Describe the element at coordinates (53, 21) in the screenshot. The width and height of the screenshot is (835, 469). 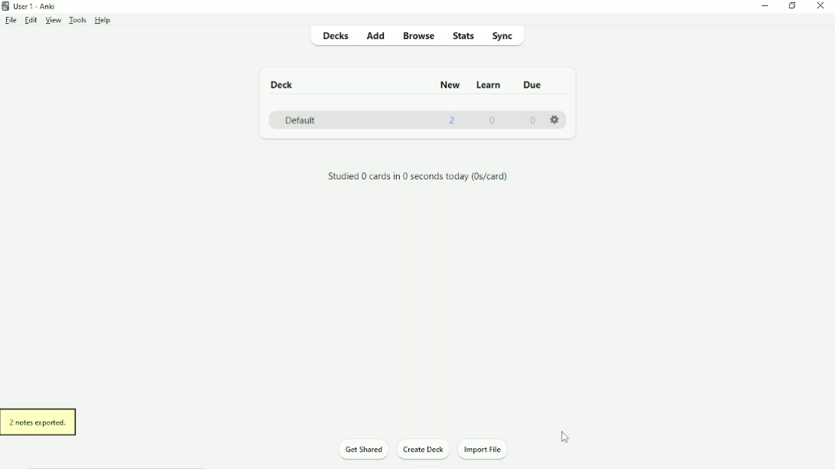
I see `View` at that location.